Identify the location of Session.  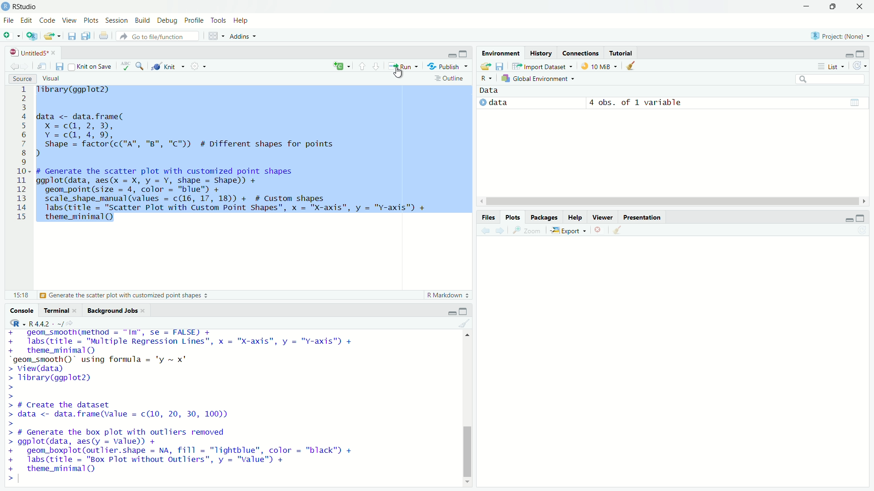
(116, 20).